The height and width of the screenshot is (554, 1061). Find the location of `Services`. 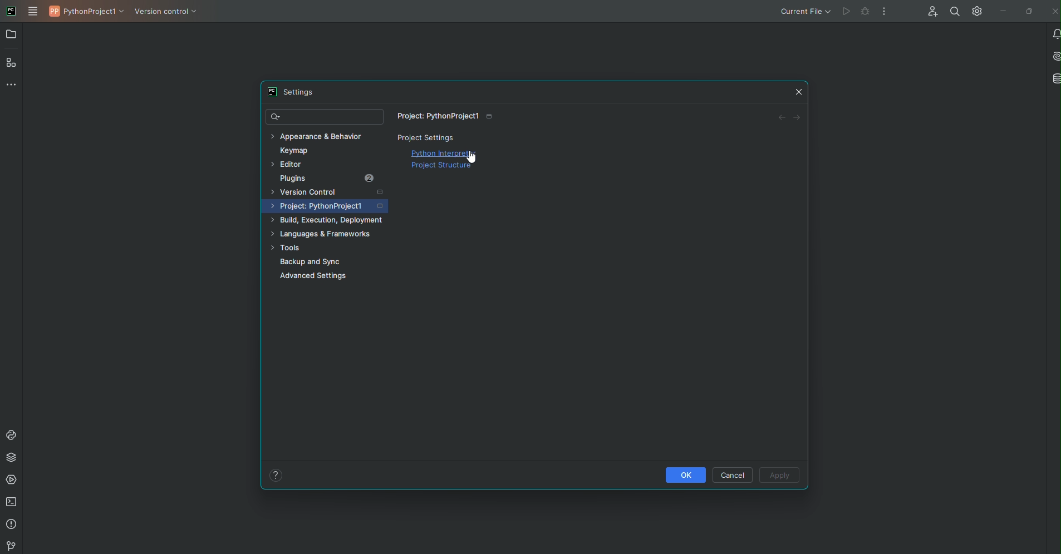

Services is located at coordinates (12, 481).